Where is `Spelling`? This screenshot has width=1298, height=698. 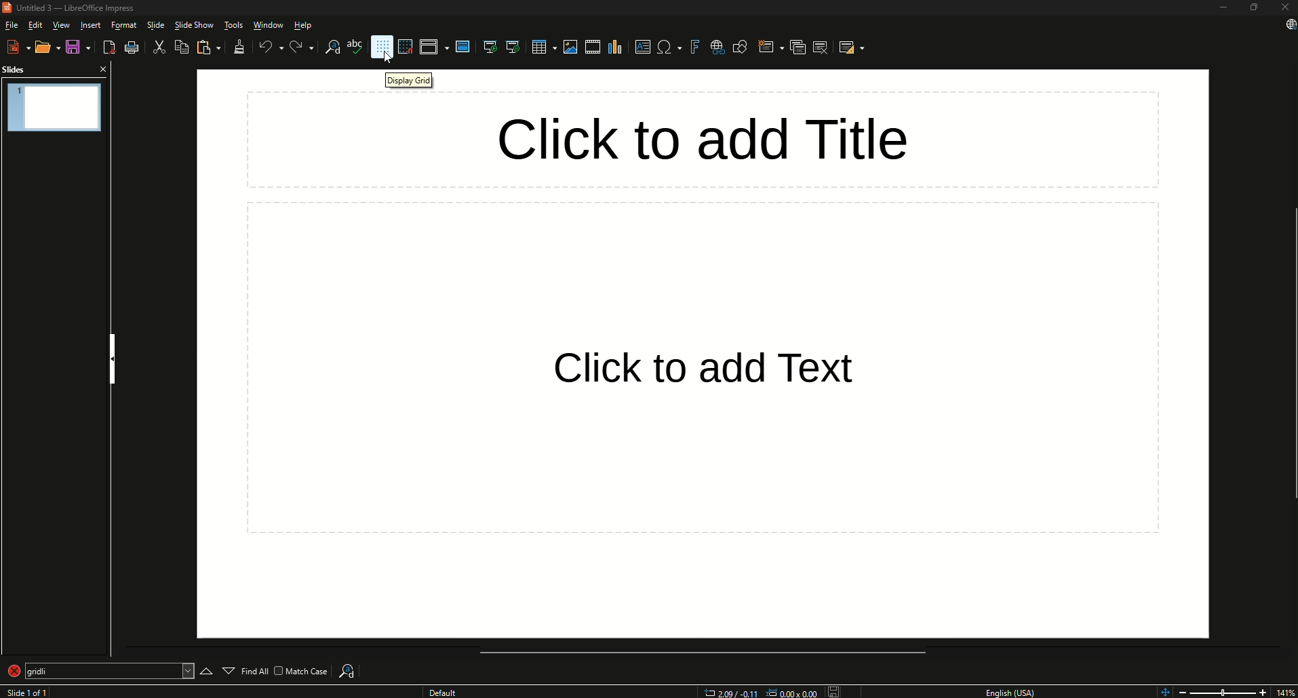 Spelling is located at coordinates (353, 49).